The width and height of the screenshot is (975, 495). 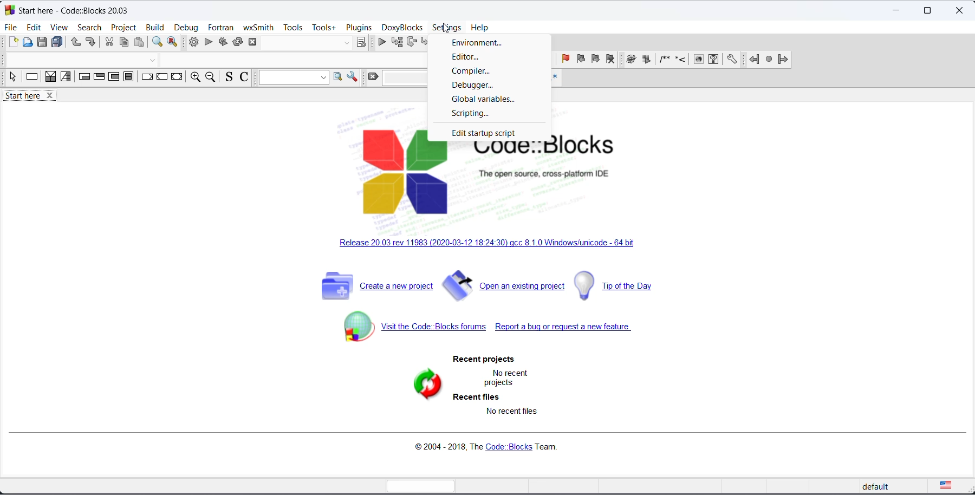 I want to click on pause, so click(x=647, y=60).